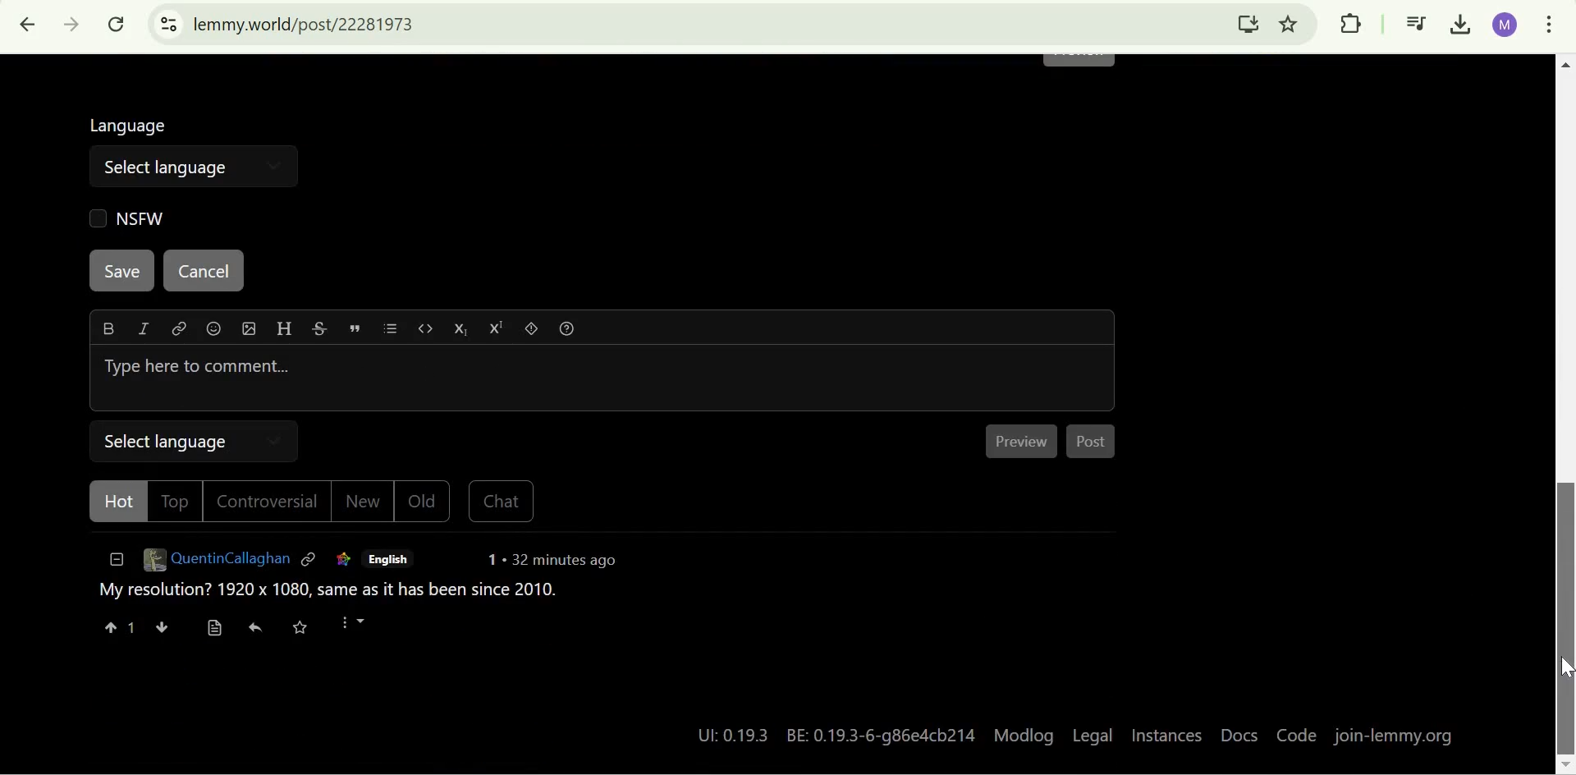  I want to click on link, so click(310, 562).